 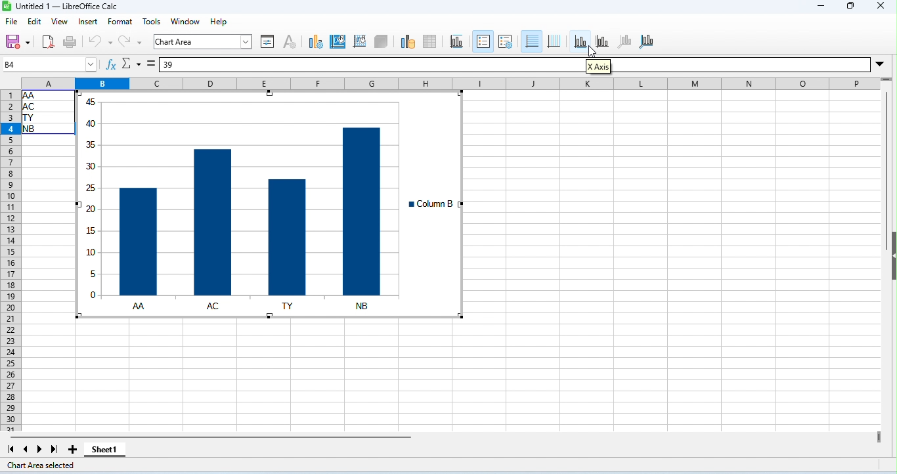 I want to click on y axis, so click(x=603, y=41).